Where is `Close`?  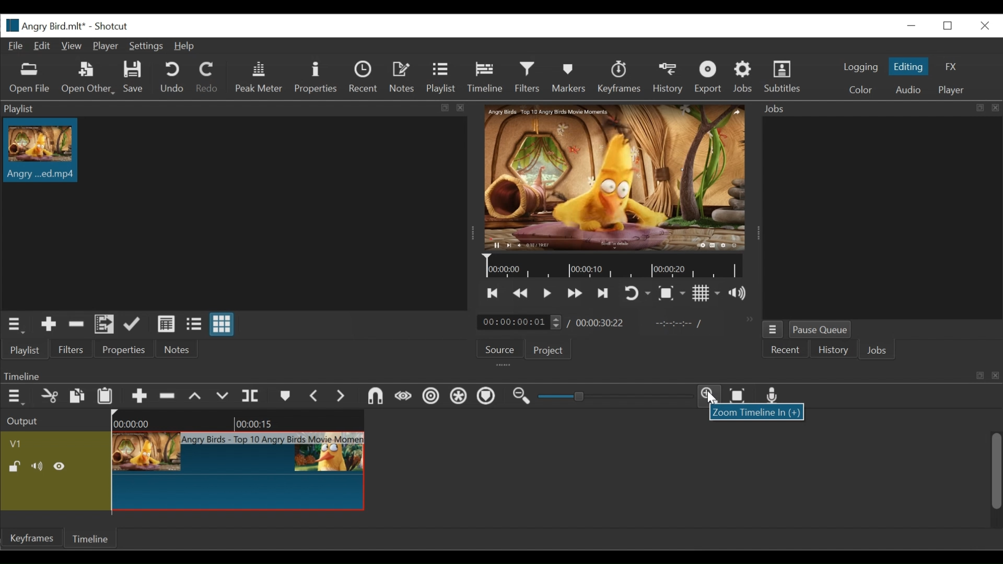
Close is located at coordinates (984, 26).